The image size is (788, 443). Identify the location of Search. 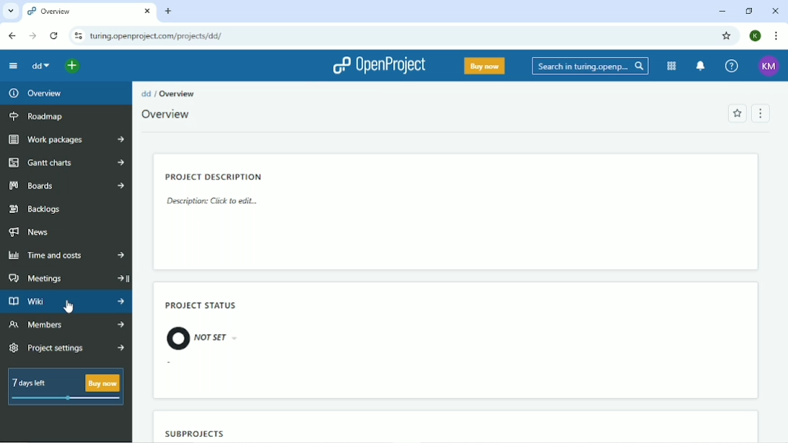
(591, 66).